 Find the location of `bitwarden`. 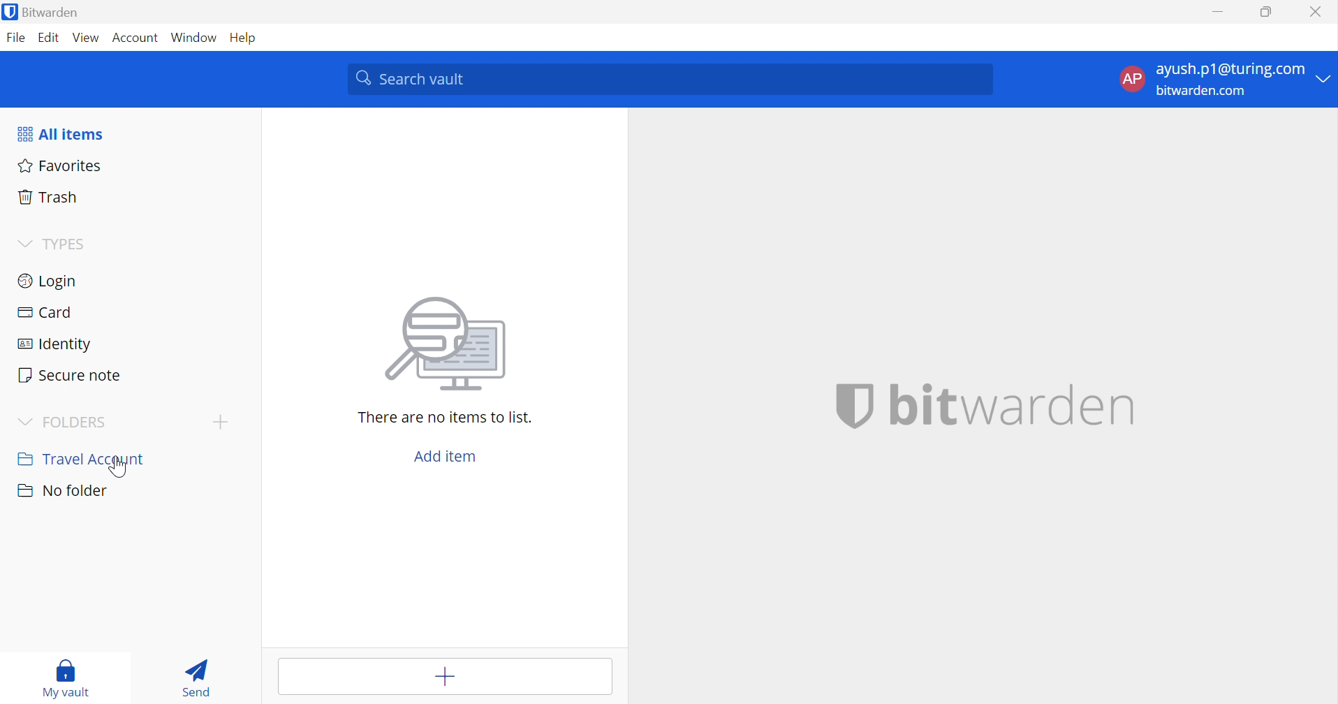

bitwarden is located at coordinates (1010, 404).